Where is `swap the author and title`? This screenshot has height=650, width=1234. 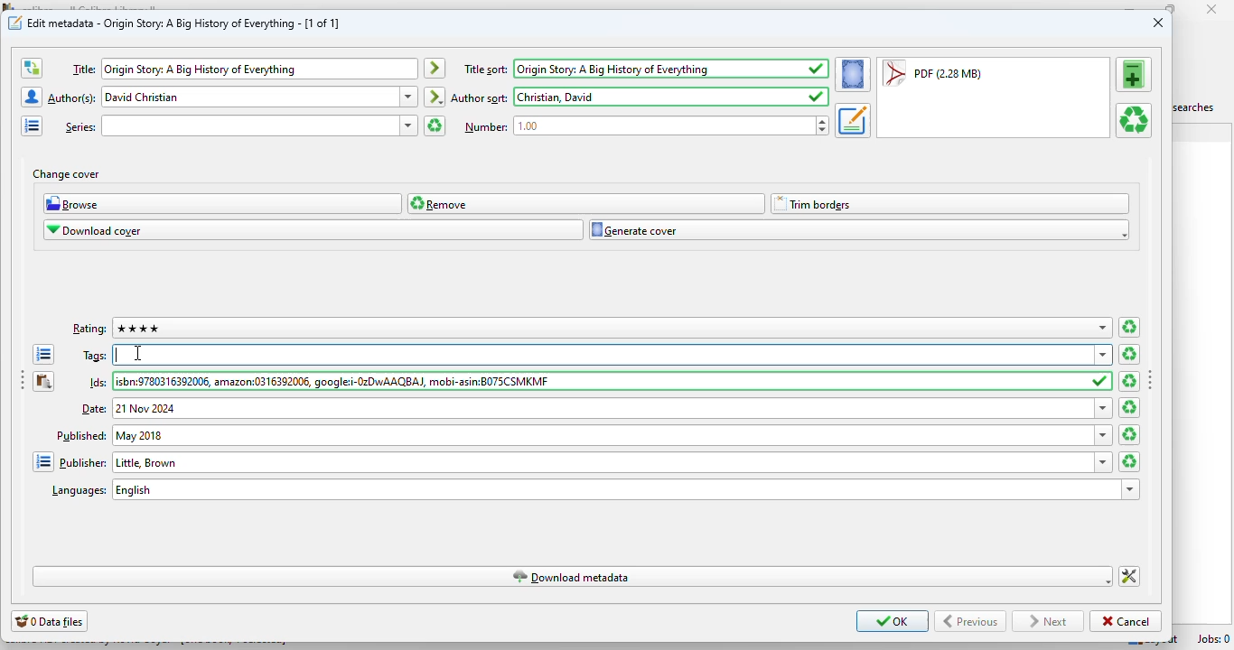
swap the author and title is located at coordinates (31, 69).